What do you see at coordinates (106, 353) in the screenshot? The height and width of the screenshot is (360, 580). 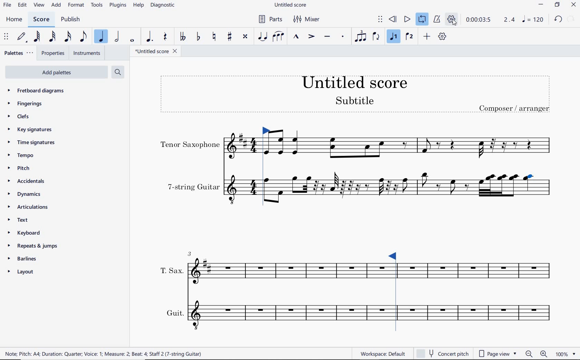 I see `score description` at bounding box center [106, 353].